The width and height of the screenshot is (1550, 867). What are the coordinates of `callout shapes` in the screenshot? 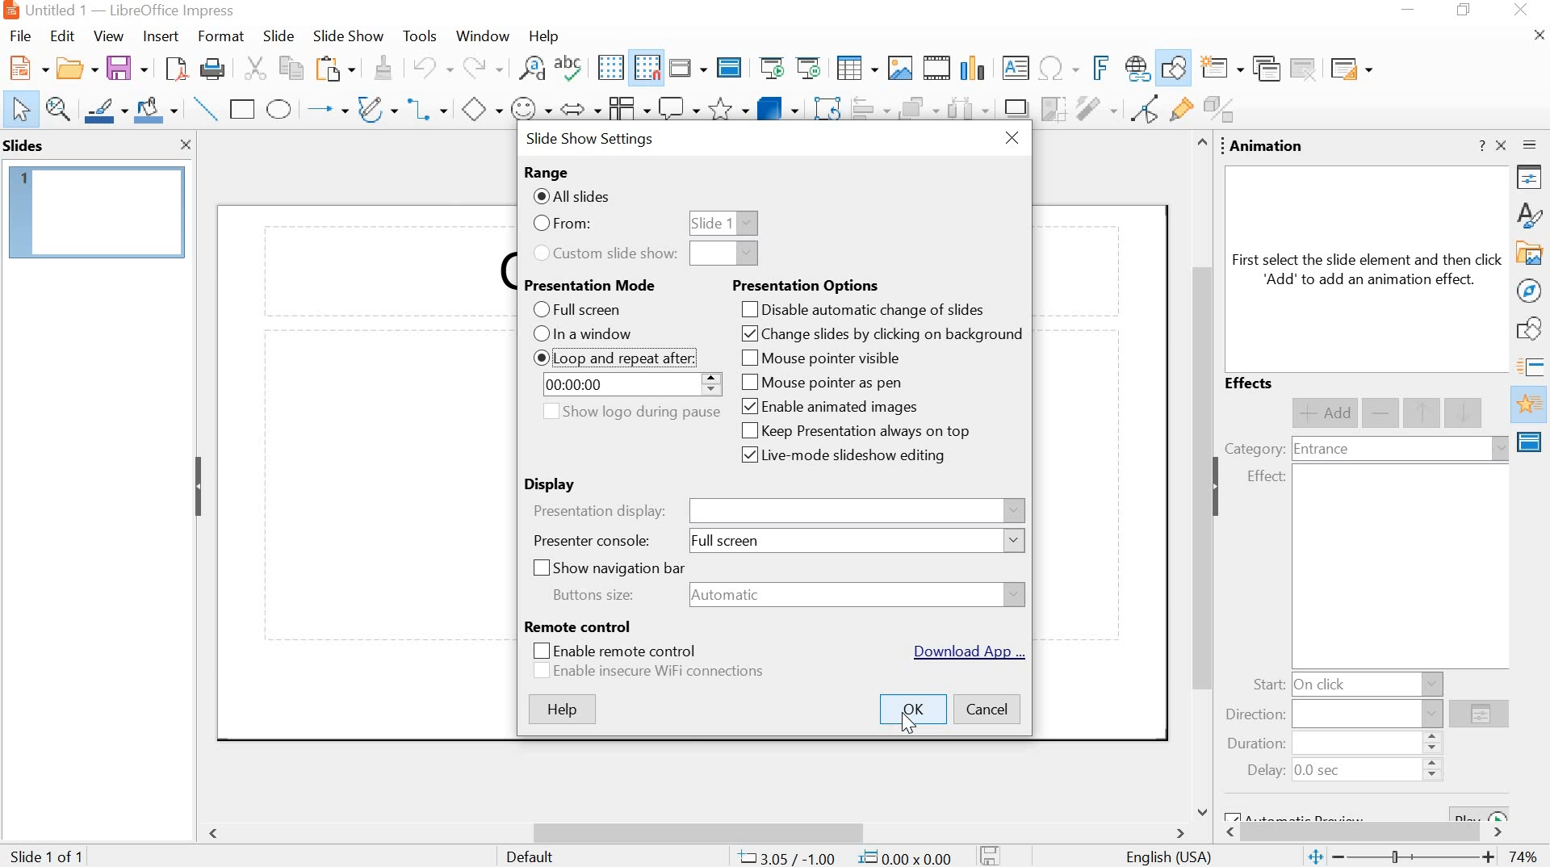 It's located at (679, 110).